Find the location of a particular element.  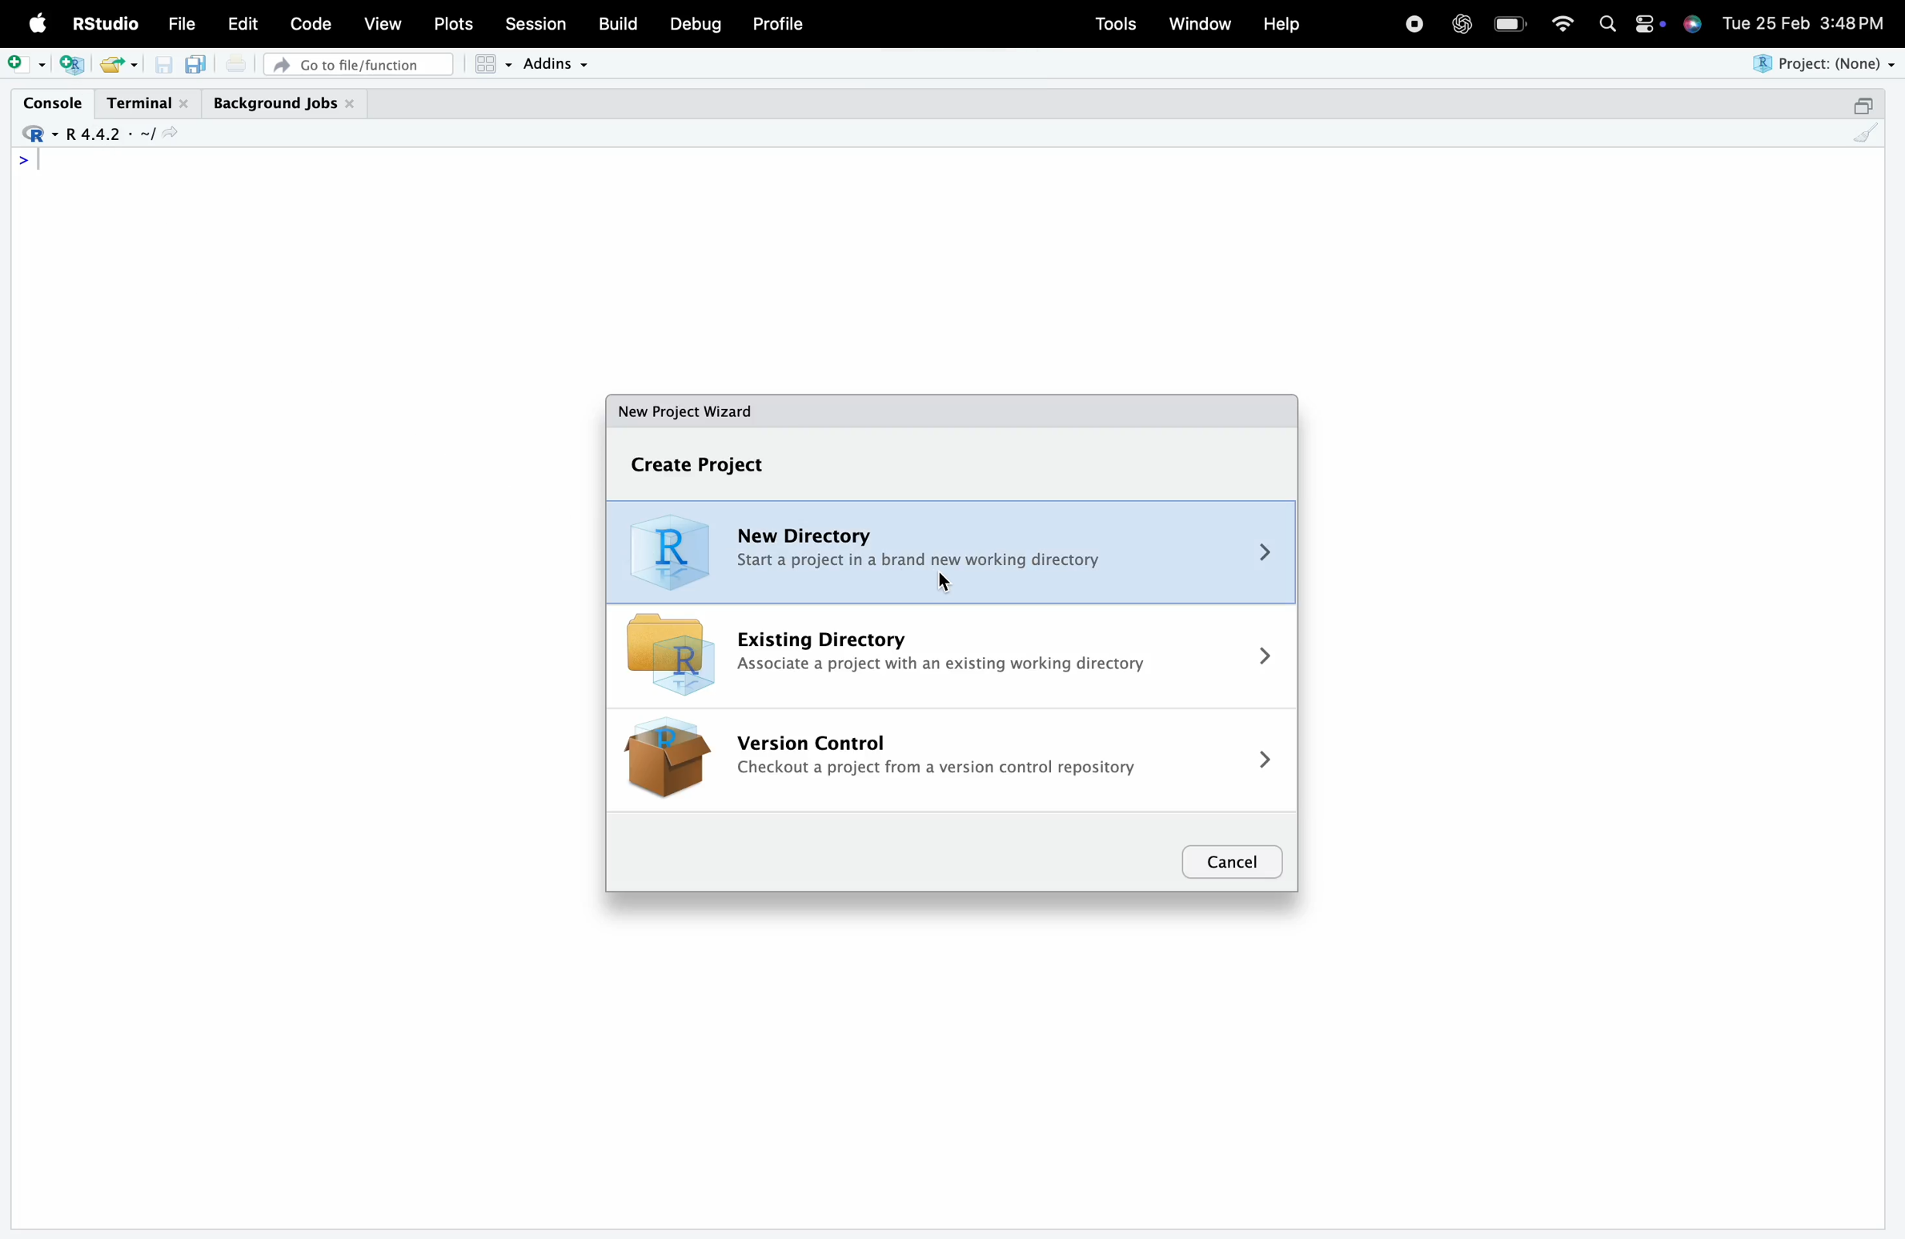

print the current file is located at coordinates (236, 63).